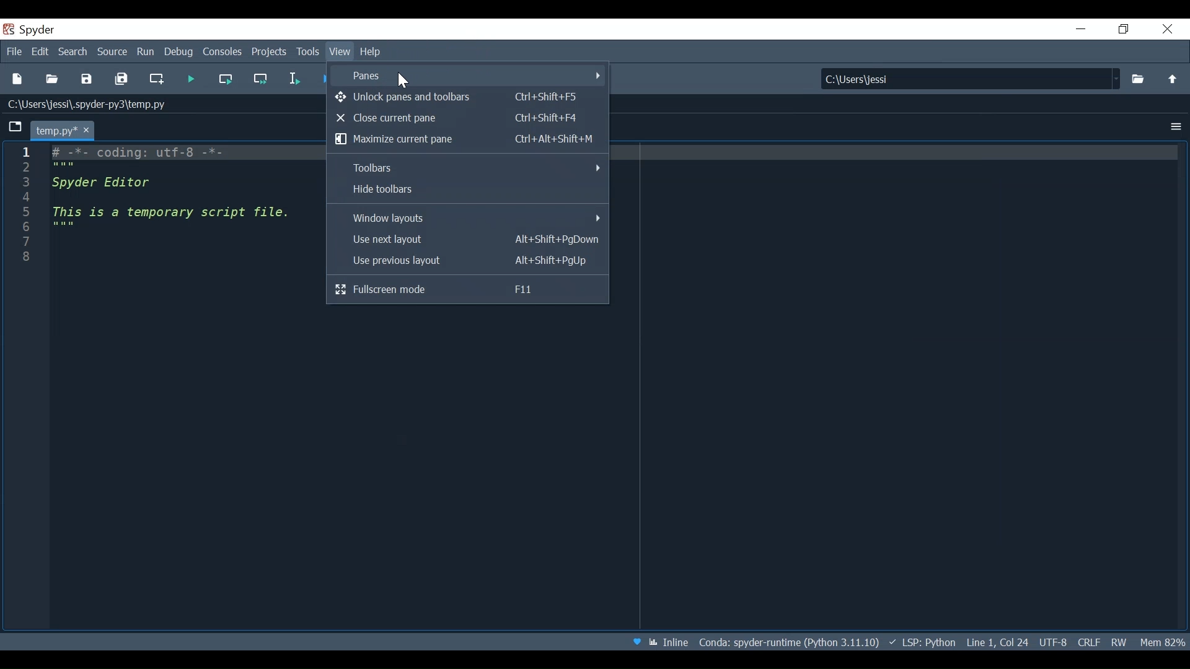  I want to click on Source, so click(112, 52).